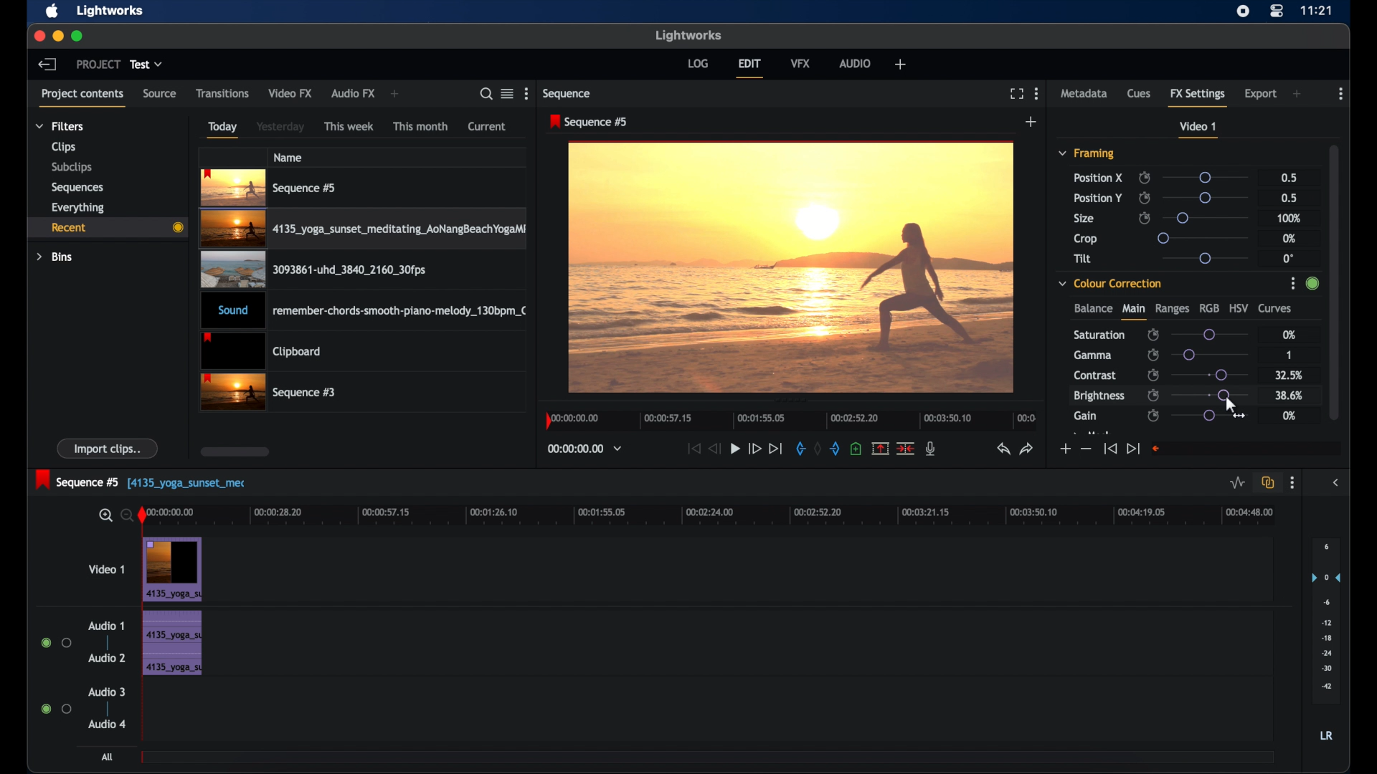  Describe the element at coordinates (108, 657) in the screenshot. I see `audio 2` at that location.